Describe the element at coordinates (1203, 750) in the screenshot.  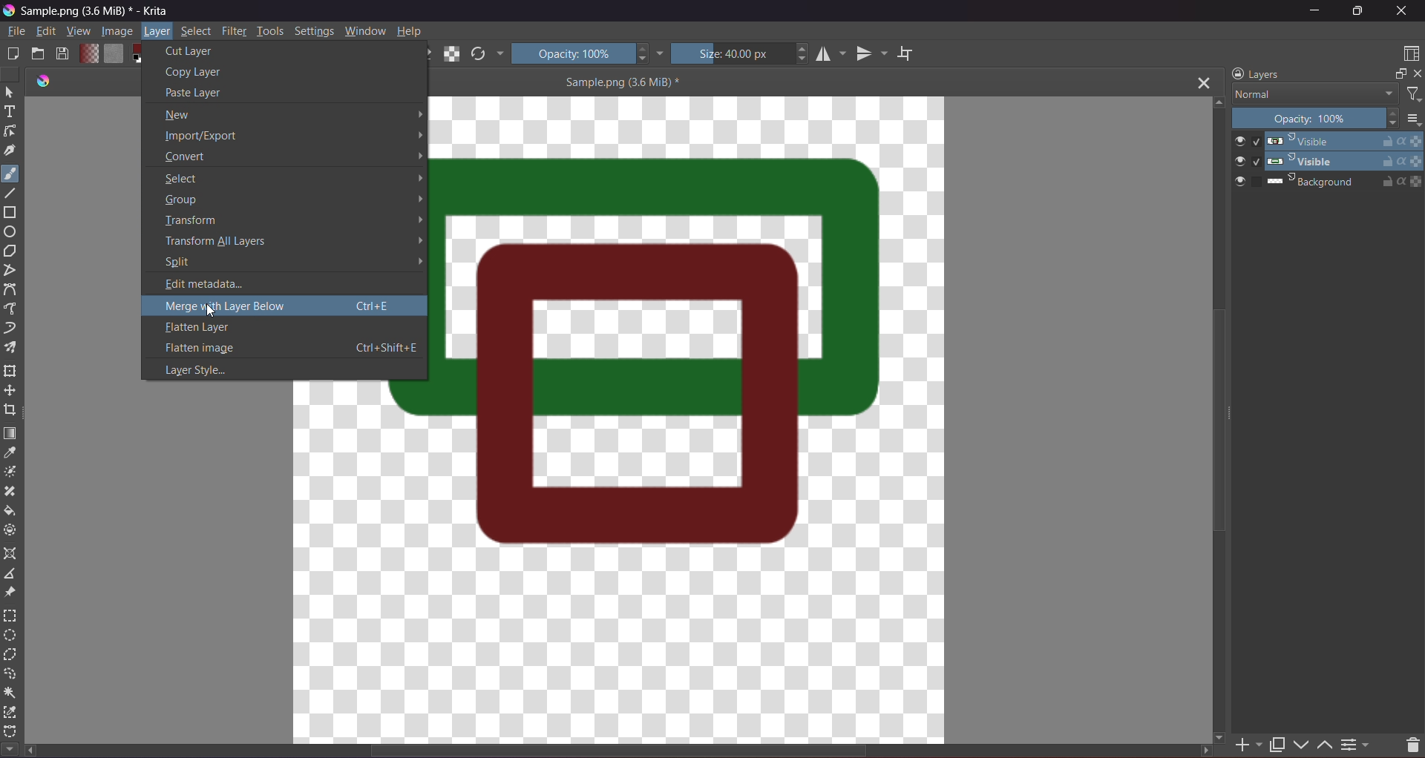
I see `Scroll Right` at that location.